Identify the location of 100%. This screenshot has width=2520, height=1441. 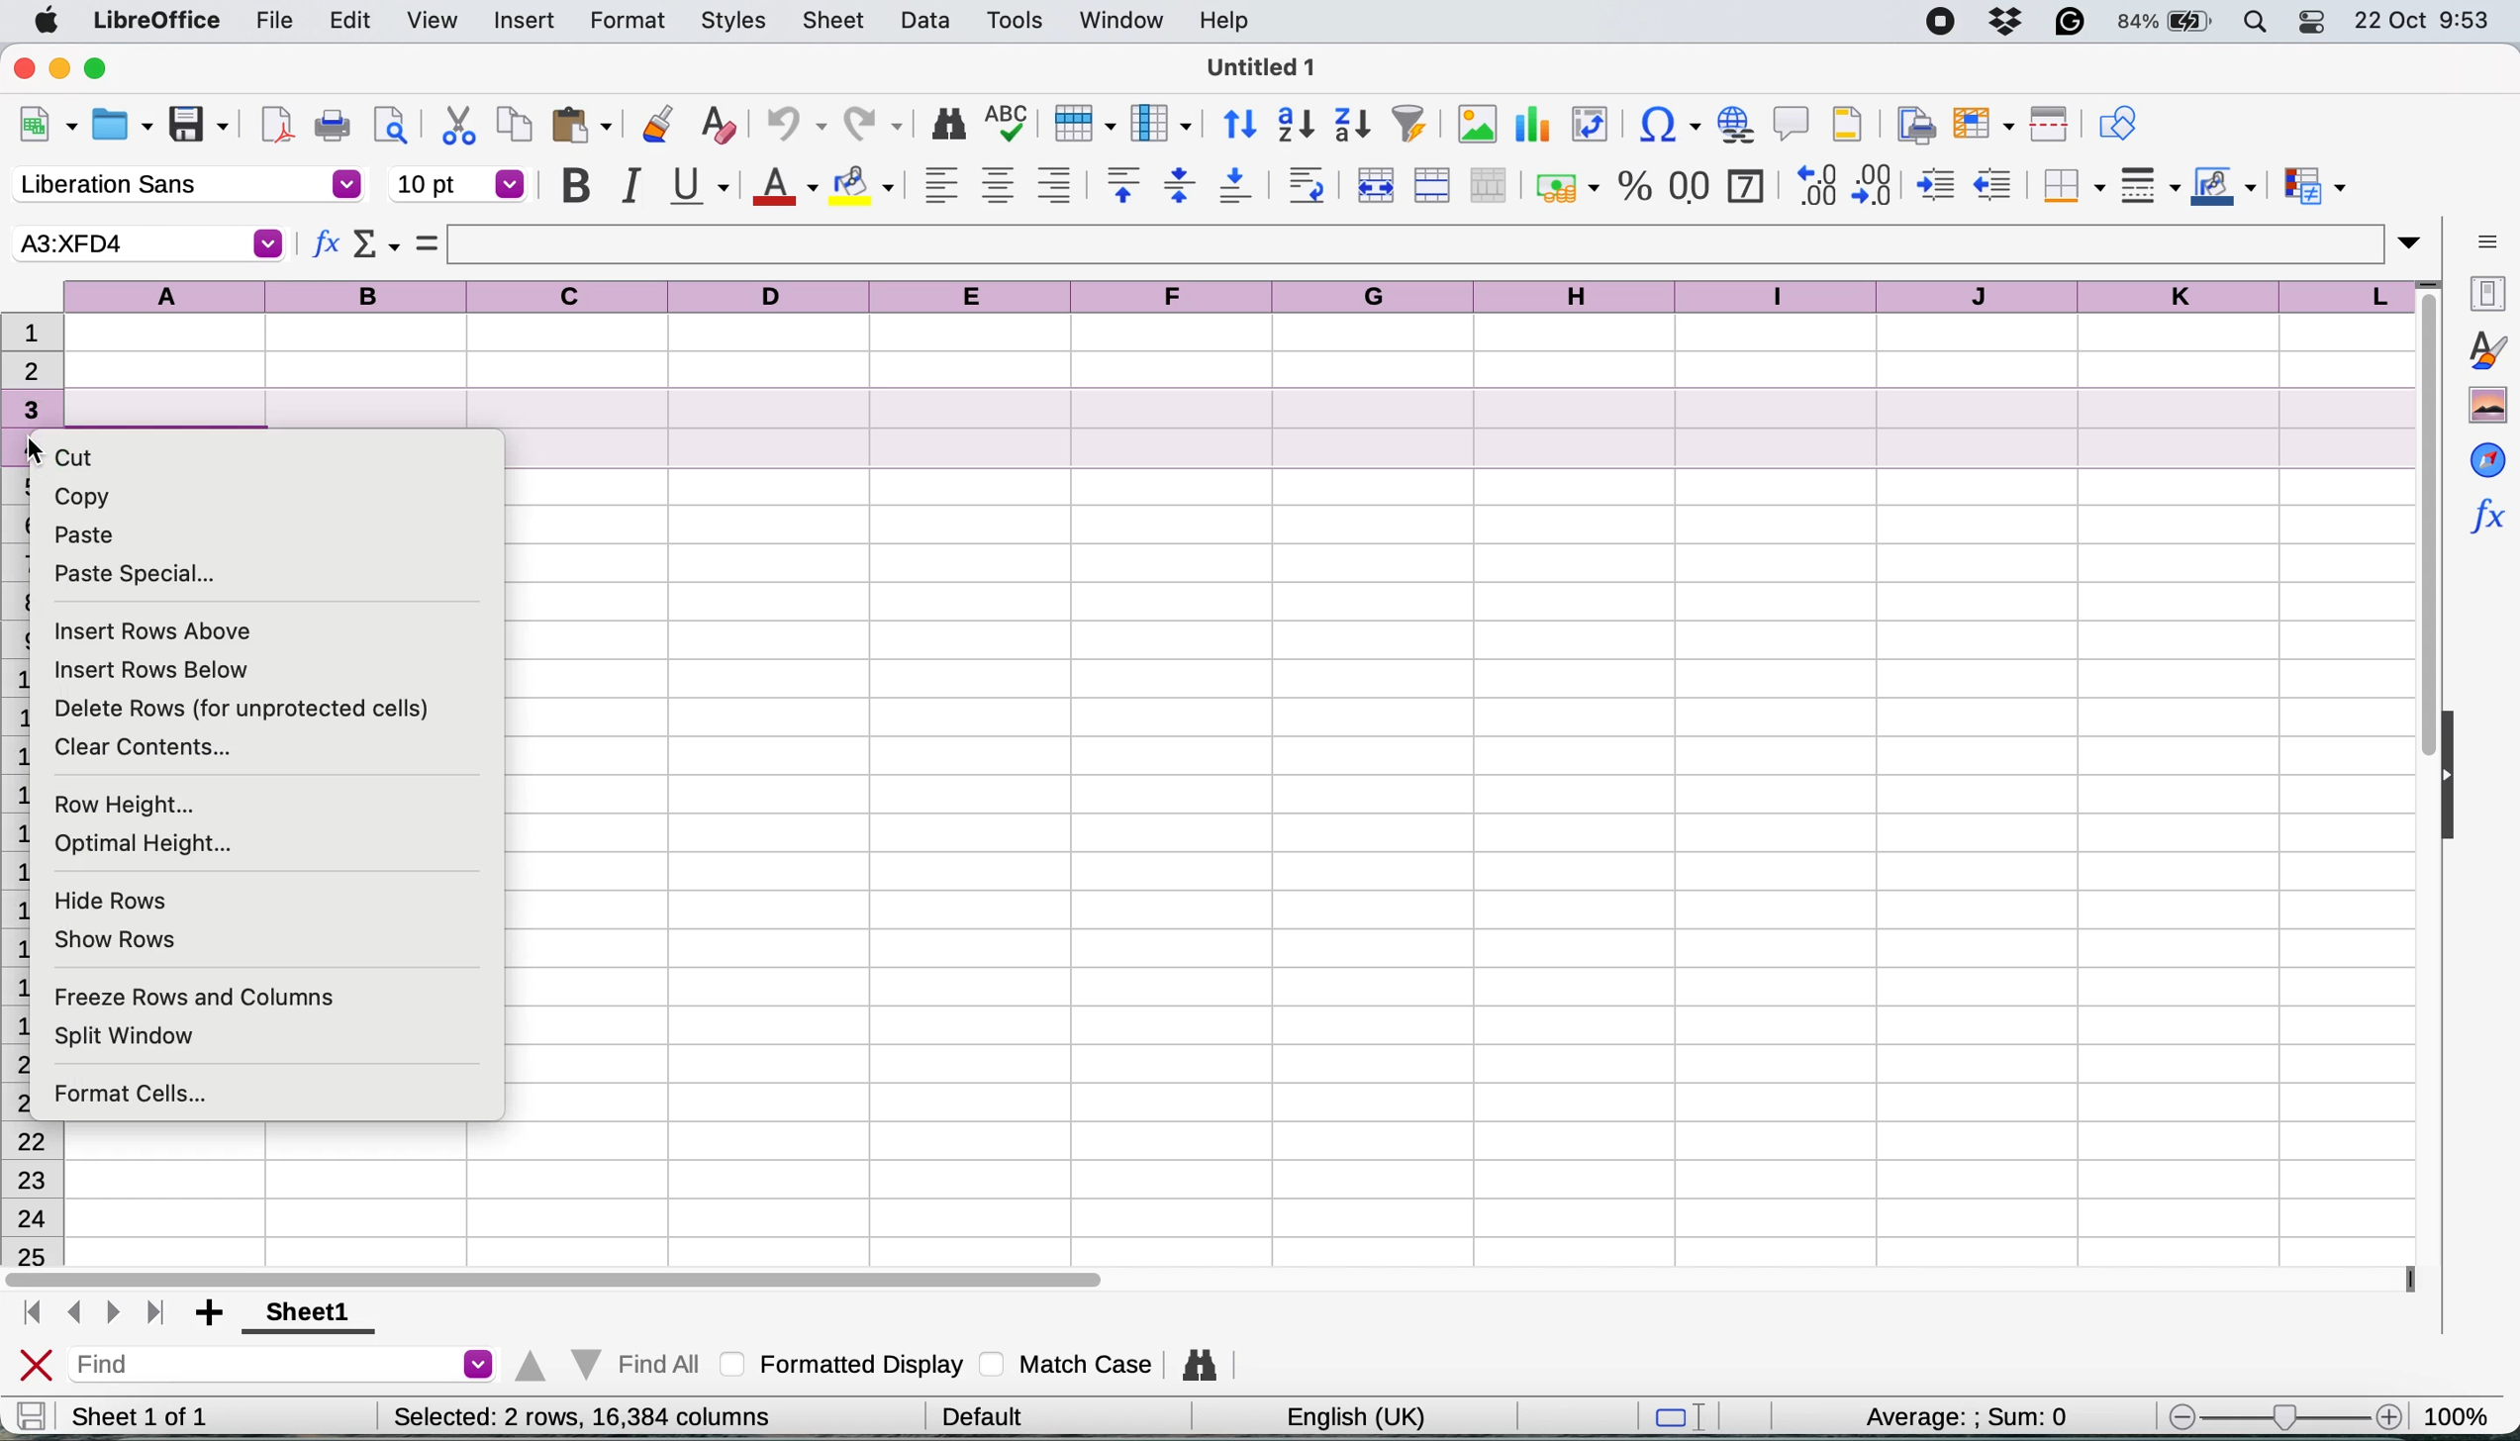
(2464, 1412).